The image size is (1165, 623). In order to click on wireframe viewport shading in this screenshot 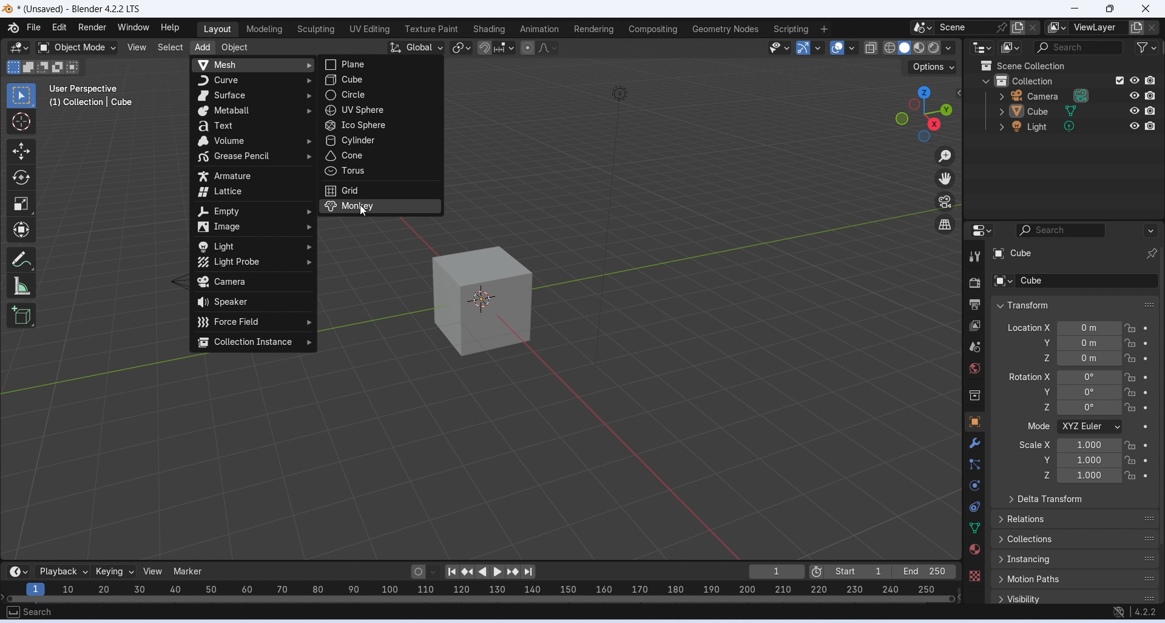, I will do `click(889, 47)`.